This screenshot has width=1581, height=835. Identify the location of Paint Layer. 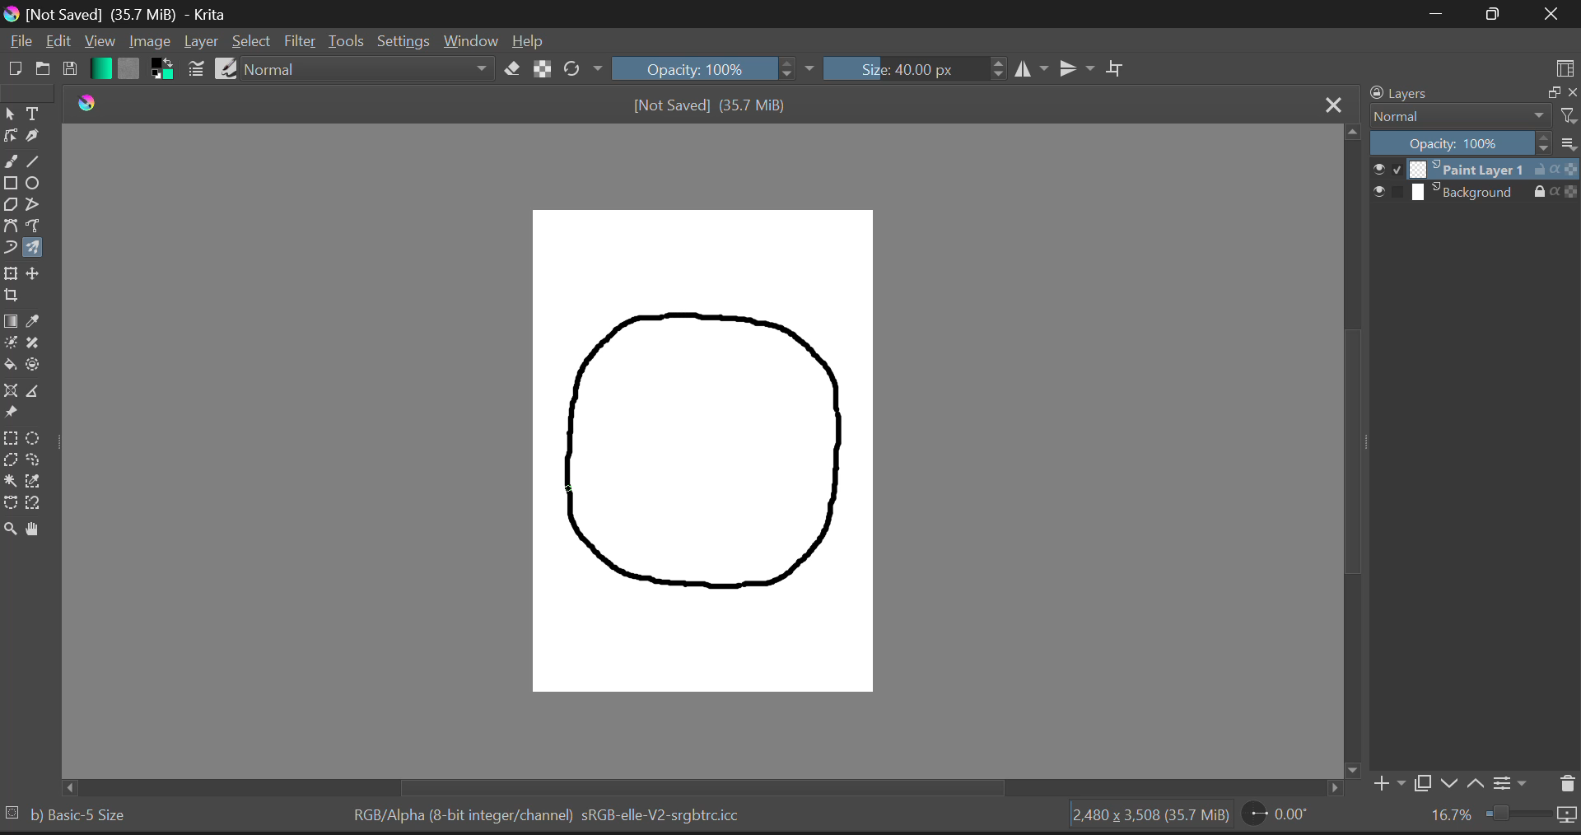
(1476, 170).